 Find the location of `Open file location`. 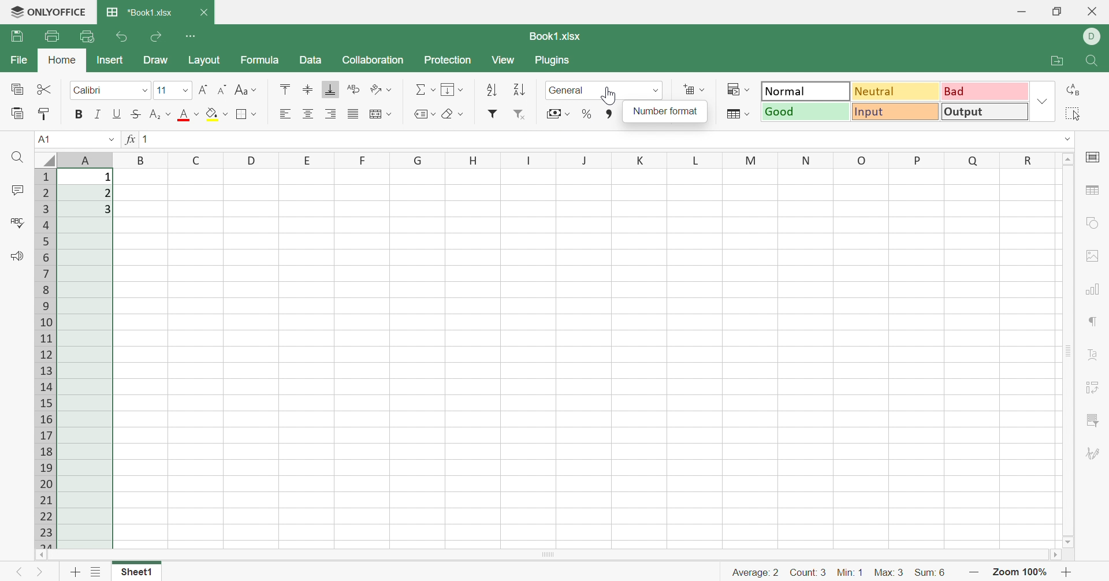

Open file location is located at coordinates (1055, 61).